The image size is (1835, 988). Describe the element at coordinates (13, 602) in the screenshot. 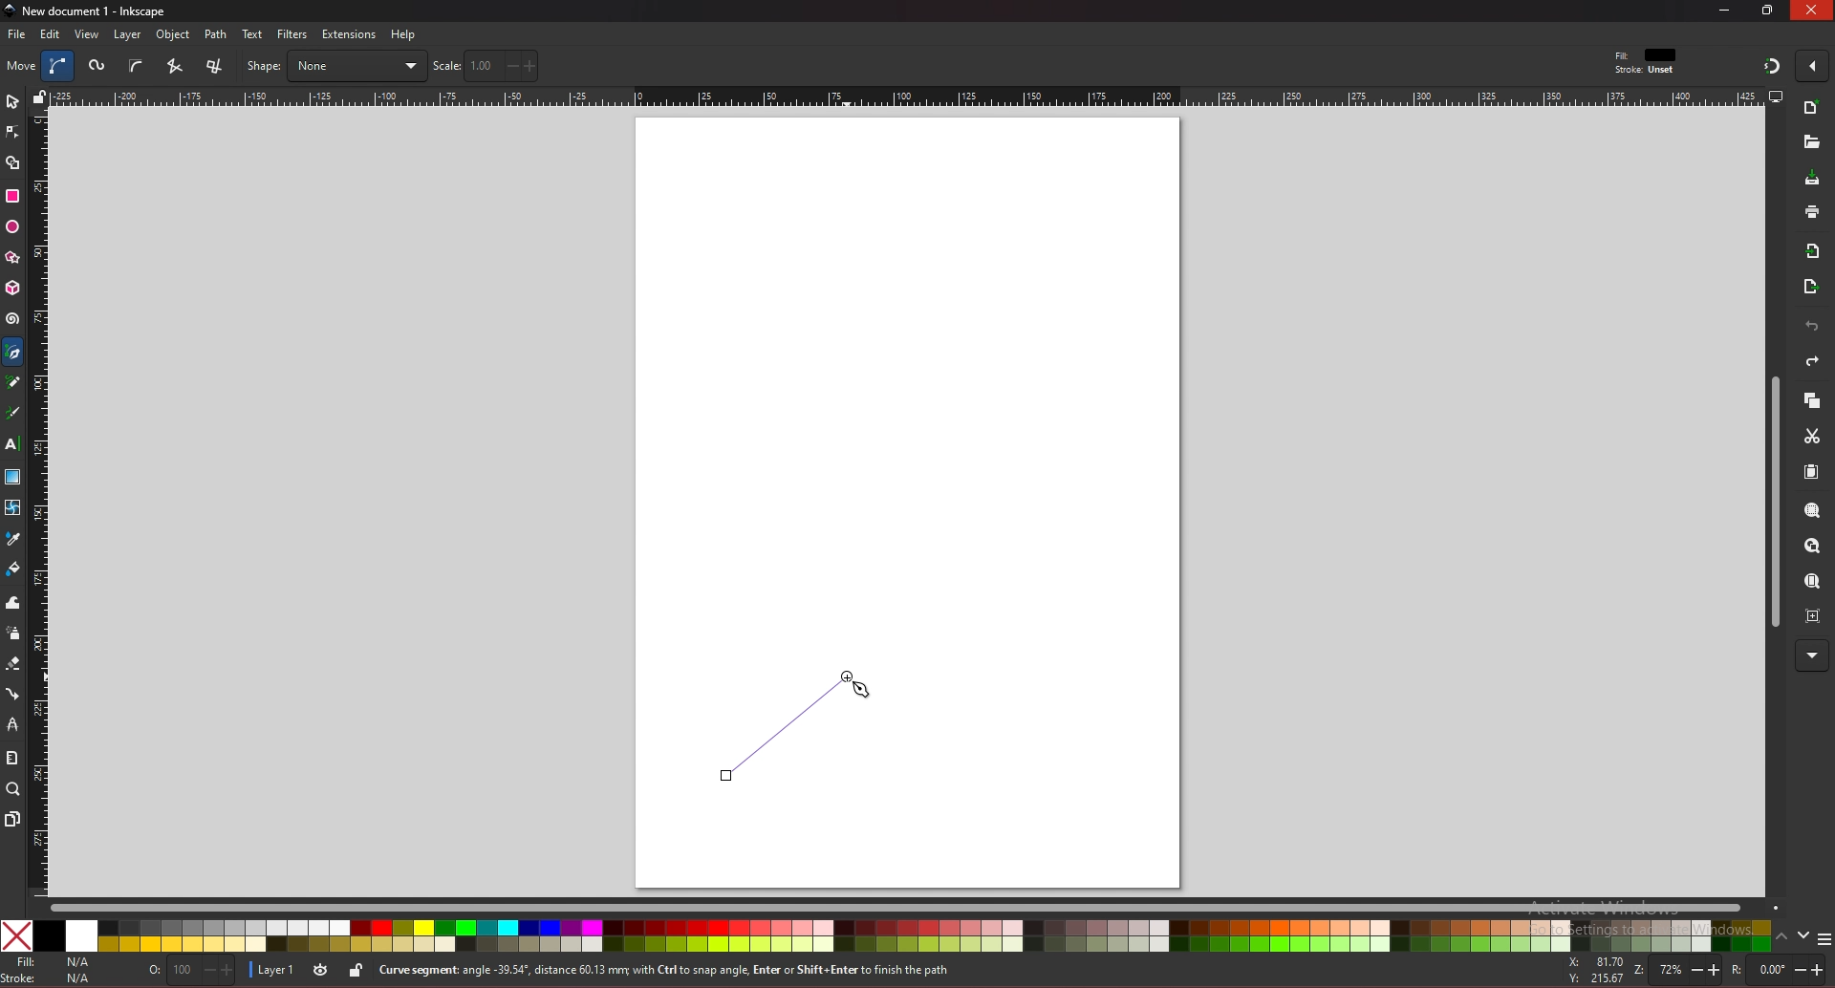

I see `tweak` at that location.